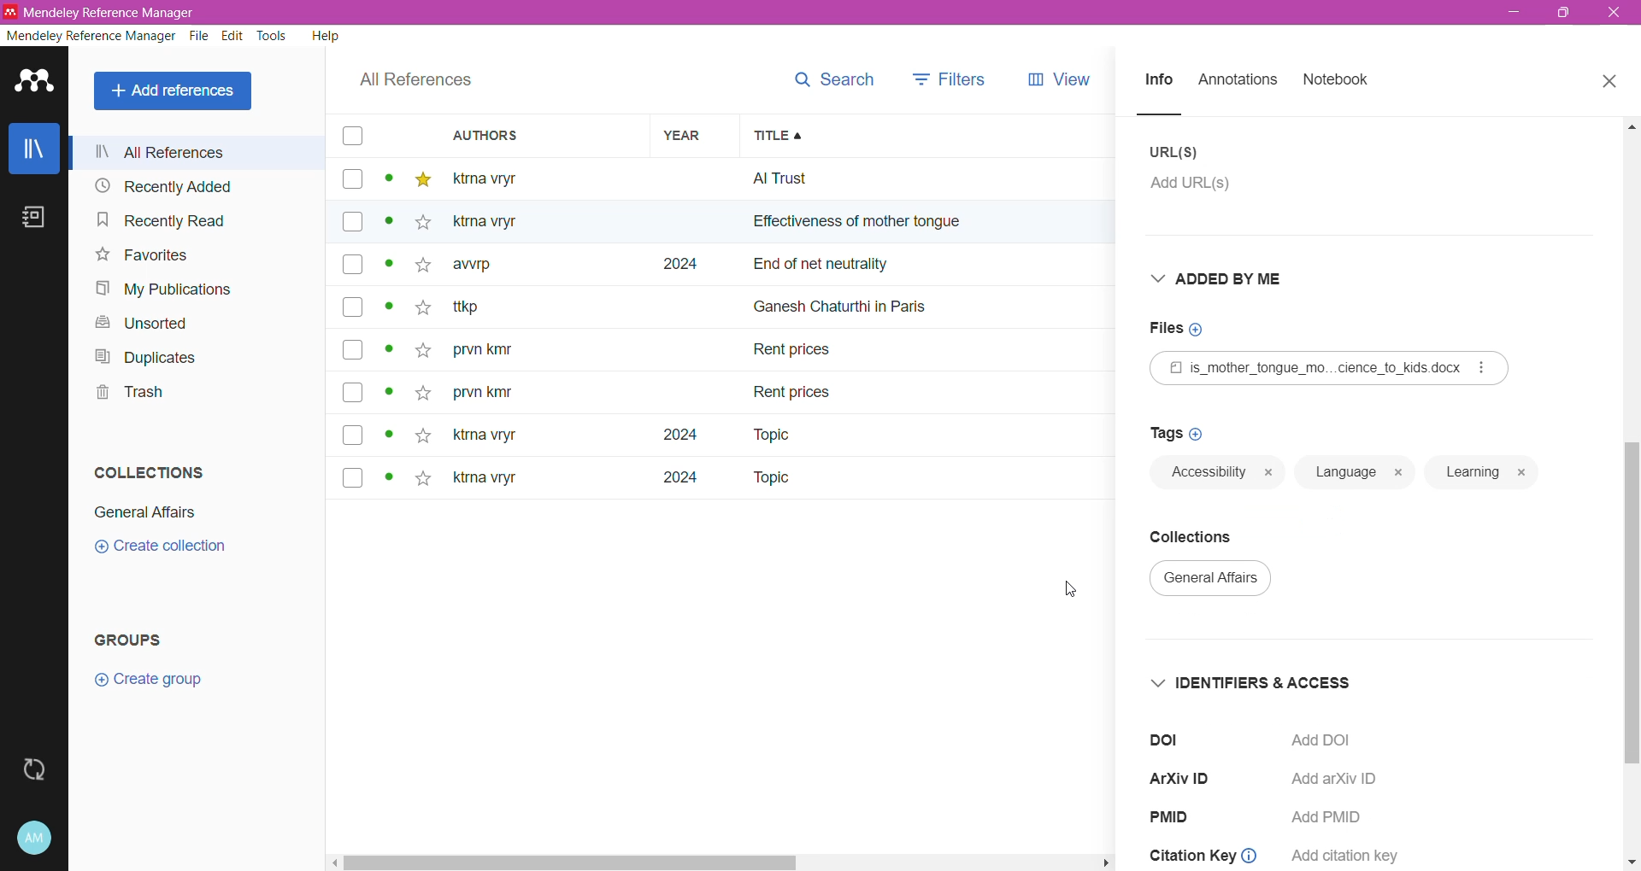 This screenshot has width=1641, height=871. Describe the element at coordinates (421, 389) in the screenshot. I see `star` at that location.